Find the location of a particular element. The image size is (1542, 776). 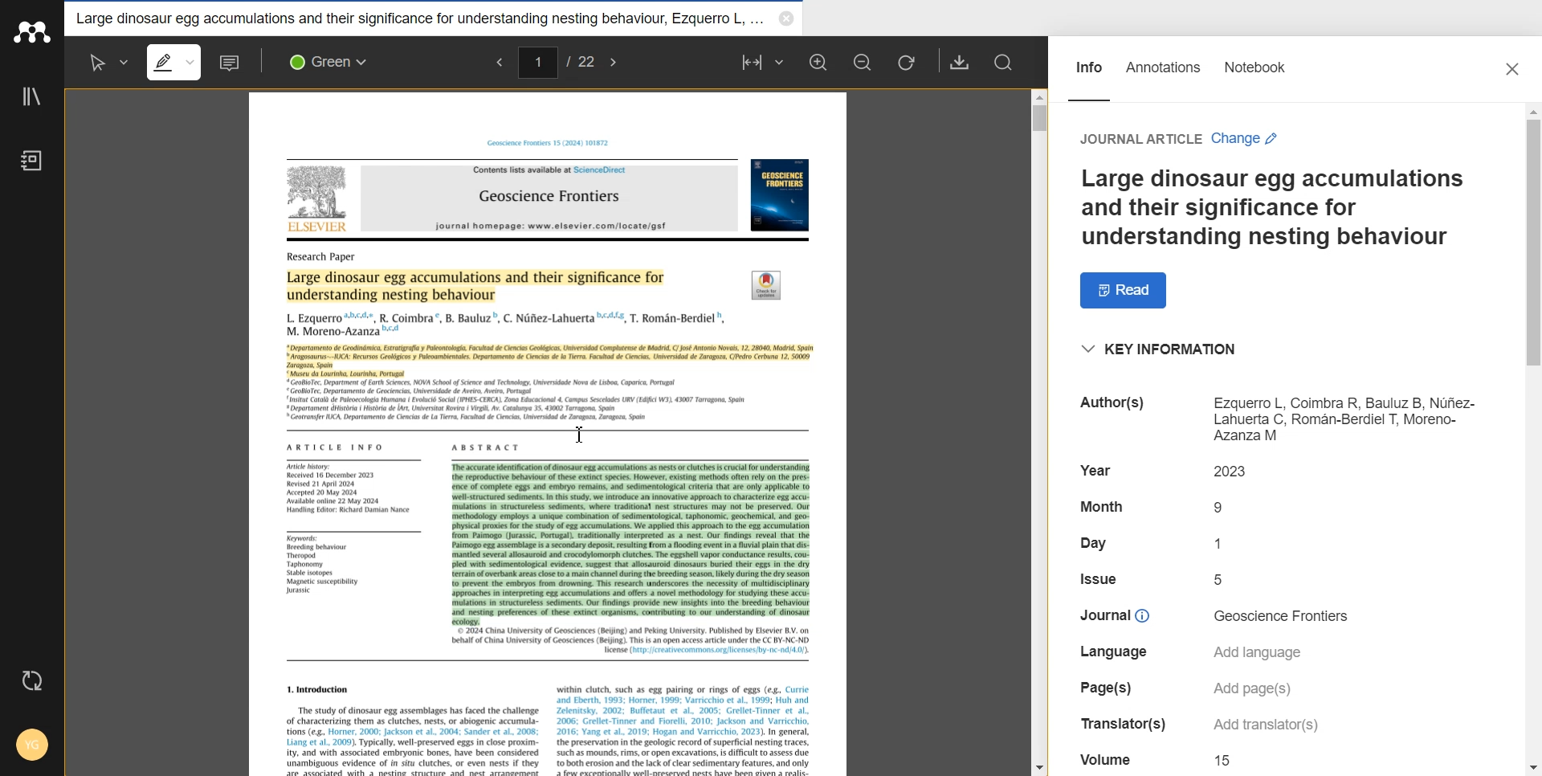

text is located at coordinates (1253, 690).